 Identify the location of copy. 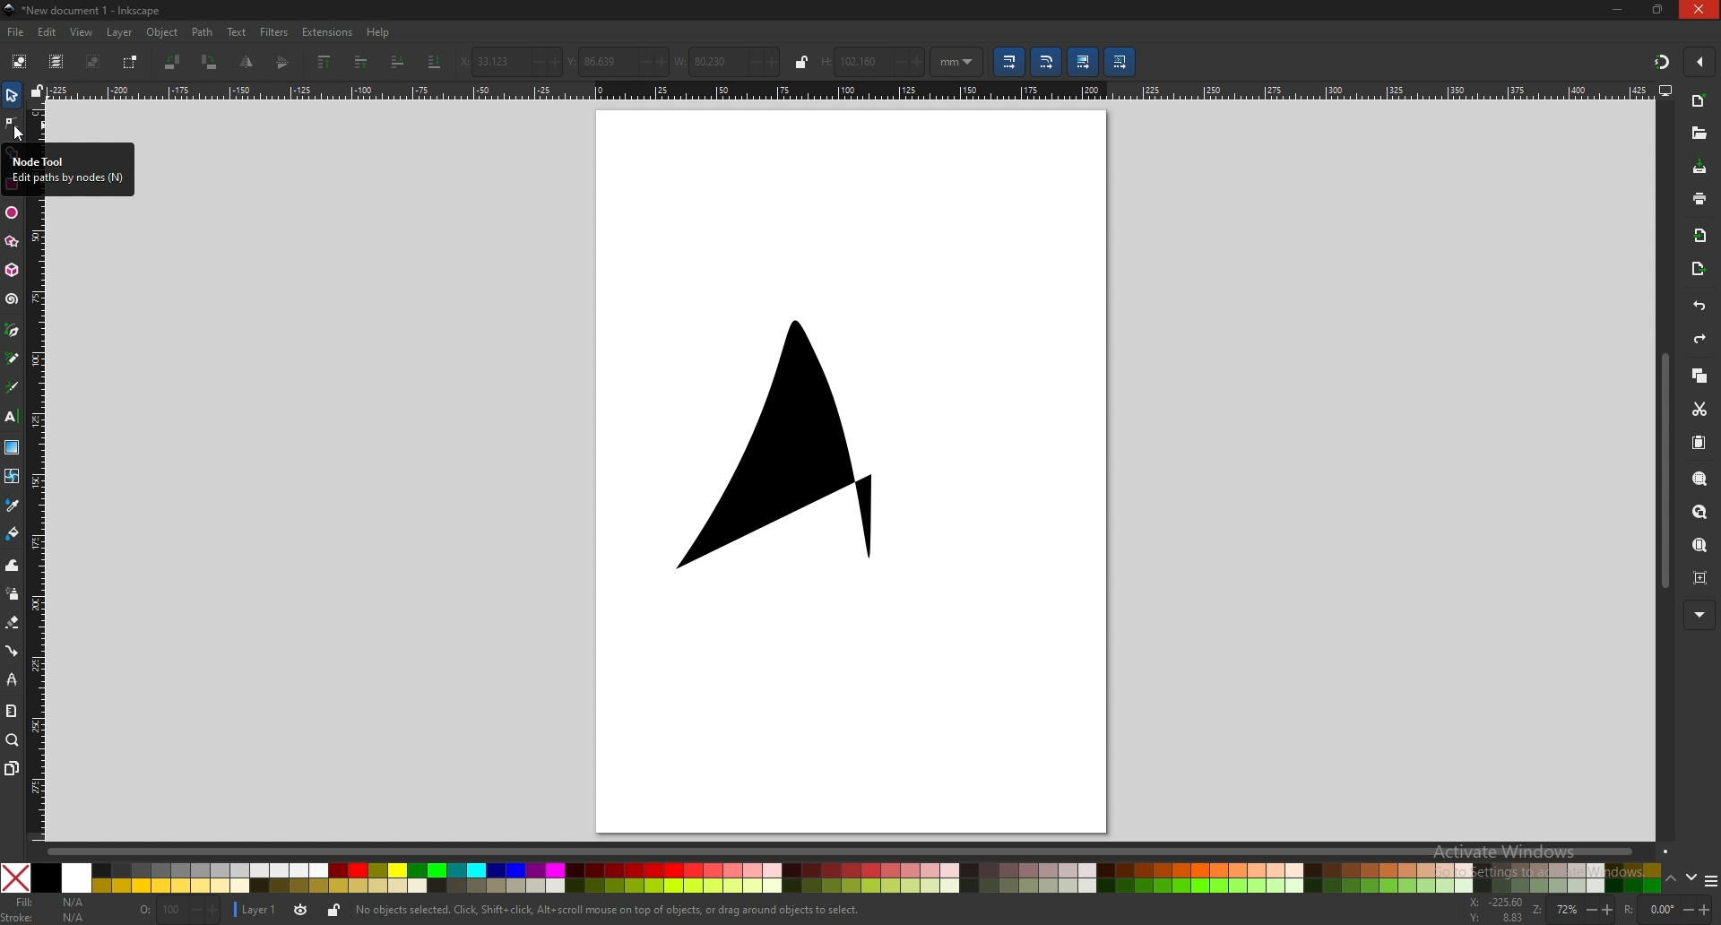
(1699, 376).